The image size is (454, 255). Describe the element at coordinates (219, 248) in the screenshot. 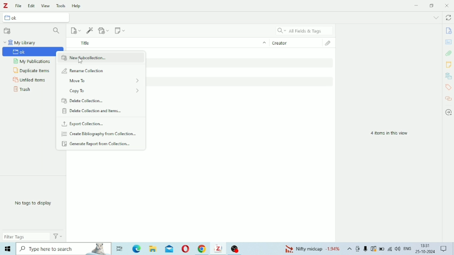

I see `Zotero` at that location.